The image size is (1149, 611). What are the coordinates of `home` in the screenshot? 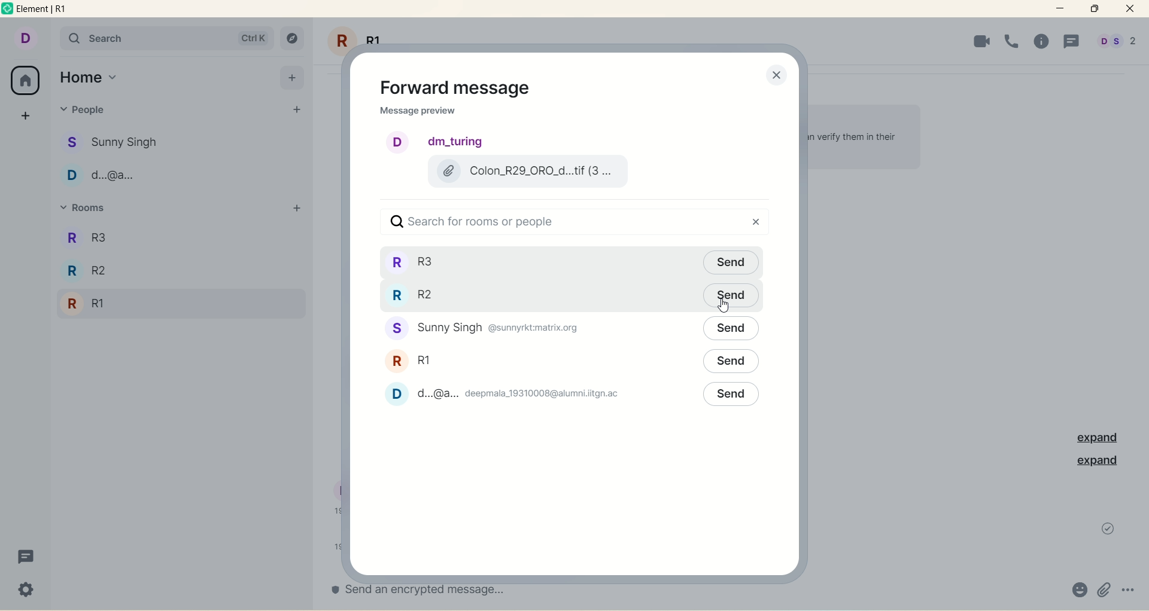 It's located at (89, 78).